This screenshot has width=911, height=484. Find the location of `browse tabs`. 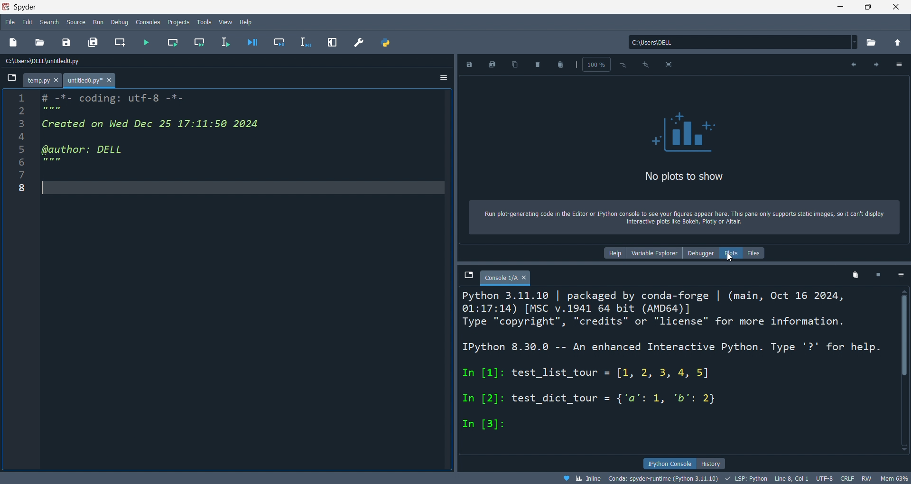

browse tabs is located at coordinates (469, 276).